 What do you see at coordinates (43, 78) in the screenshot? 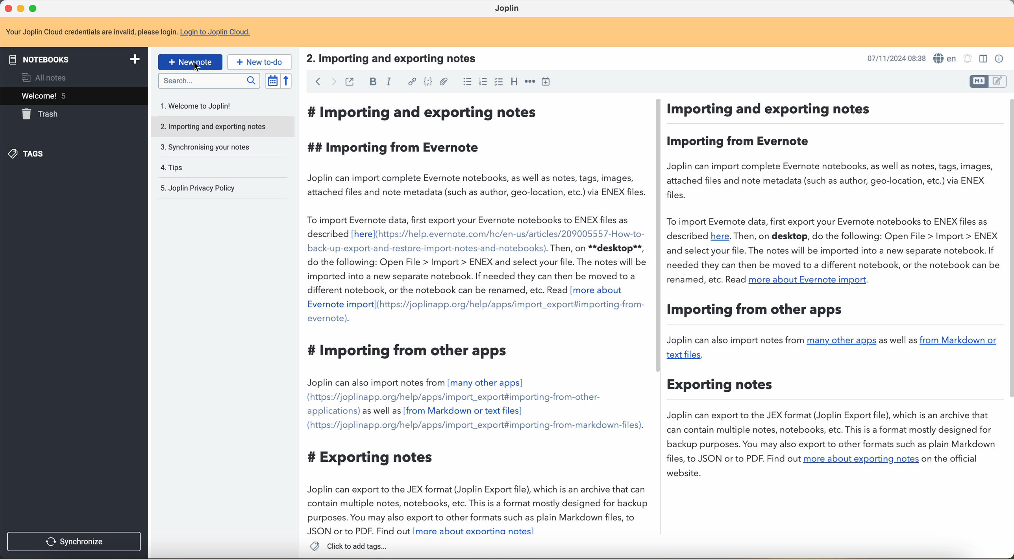
I see `all notes` at bounding box center [43, 78].